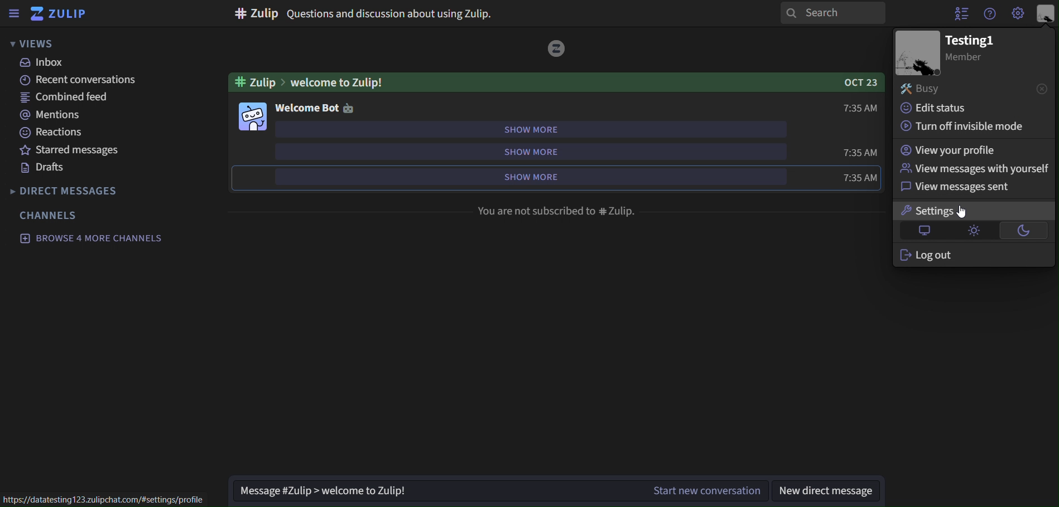 The height and width of the screenshot is (507, 1059). What do you see at coordinates (88, 238) in the screenshot?
I see `browse 4 more channels` at bounding box center [88, 238].